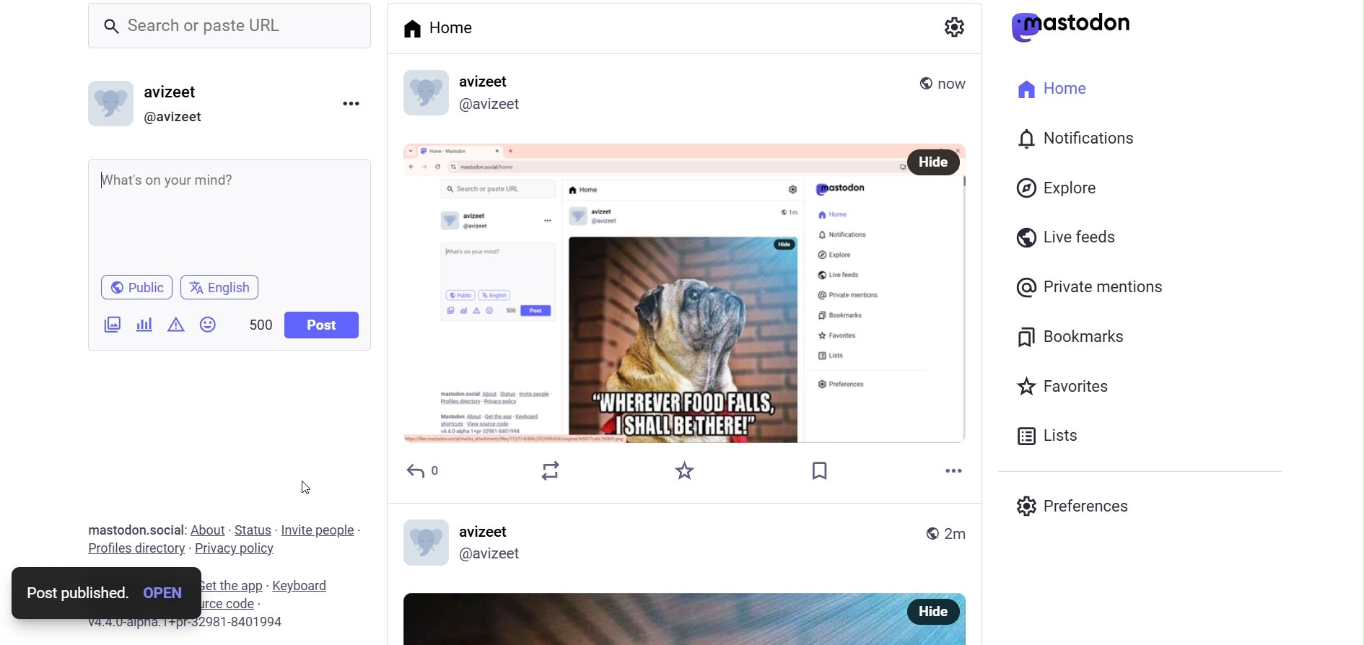 The height and width of the screenshot is (645, 1364). Describe the element at coordinates (229, 25) in the screenshot. I see `search or paste URL` at that location.